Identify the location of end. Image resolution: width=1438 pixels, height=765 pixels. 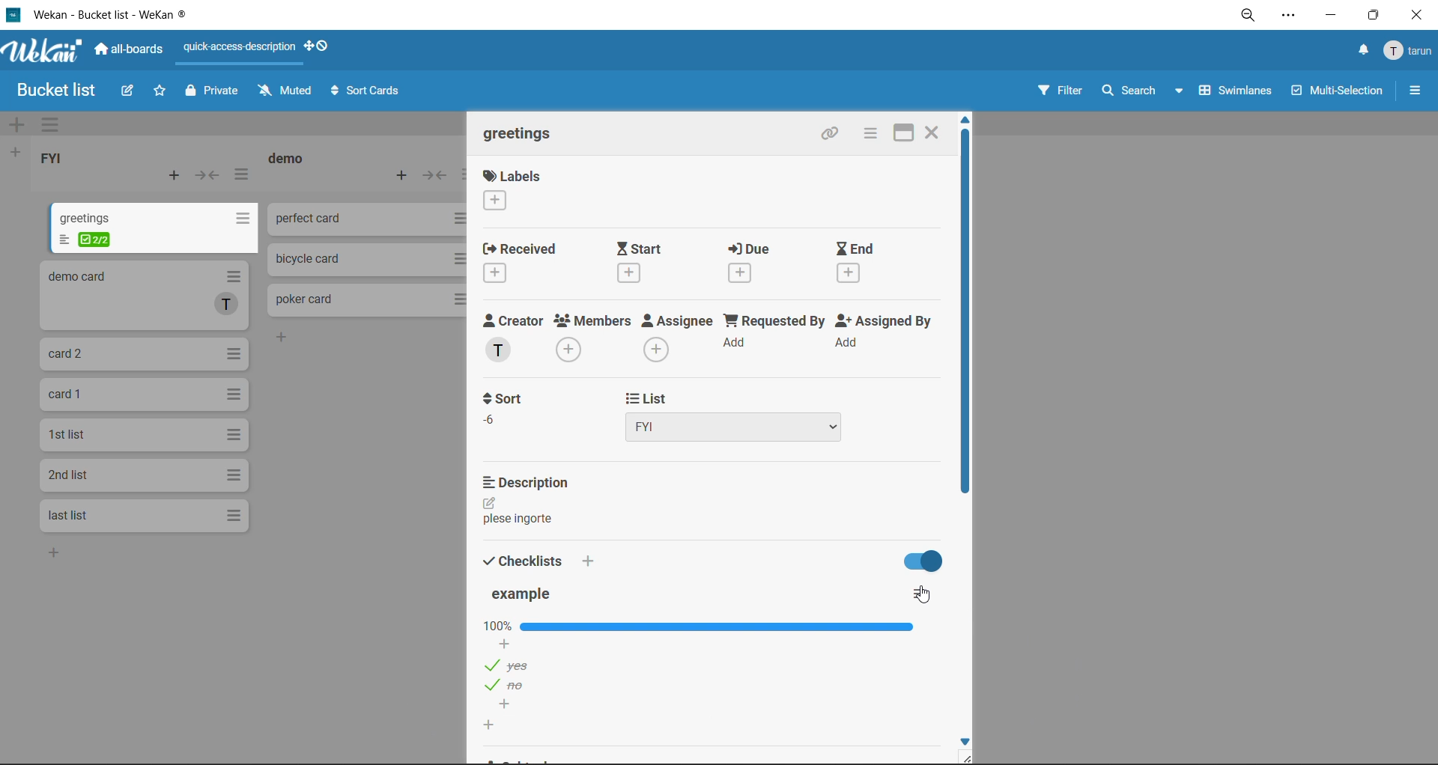
(855, 263).